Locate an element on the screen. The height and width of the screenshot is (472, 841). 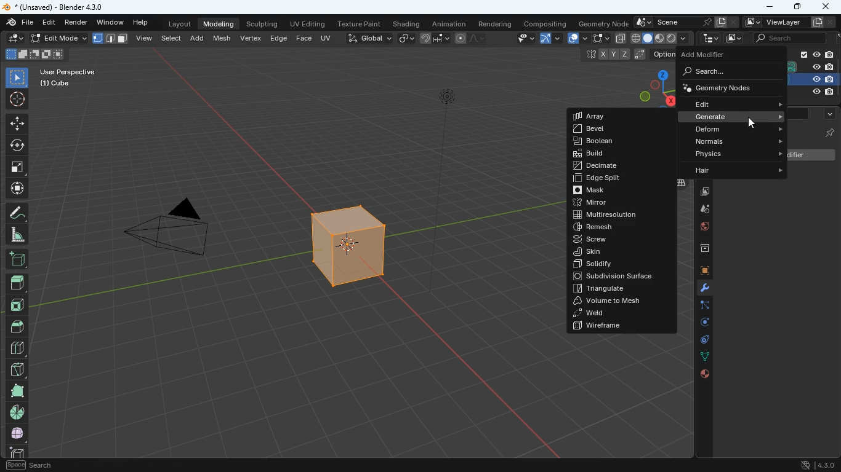
rendering is located at coordinates (497, 23).